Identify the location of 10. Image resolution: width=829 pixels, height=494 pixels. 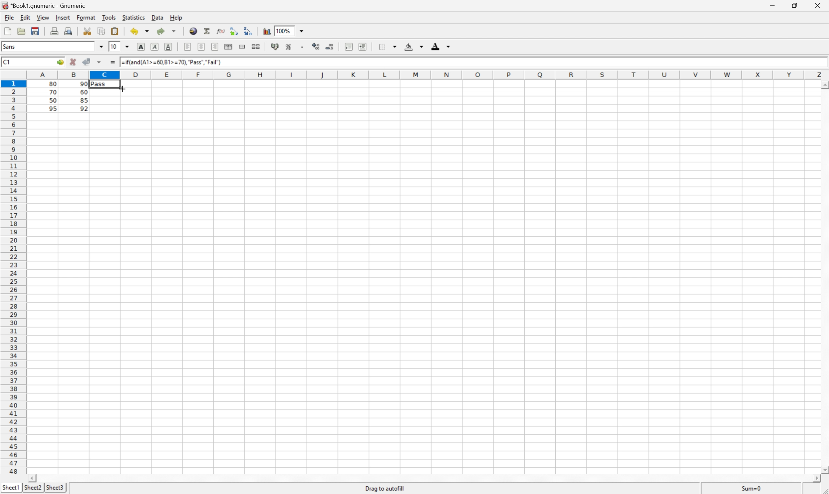
(114, 47).